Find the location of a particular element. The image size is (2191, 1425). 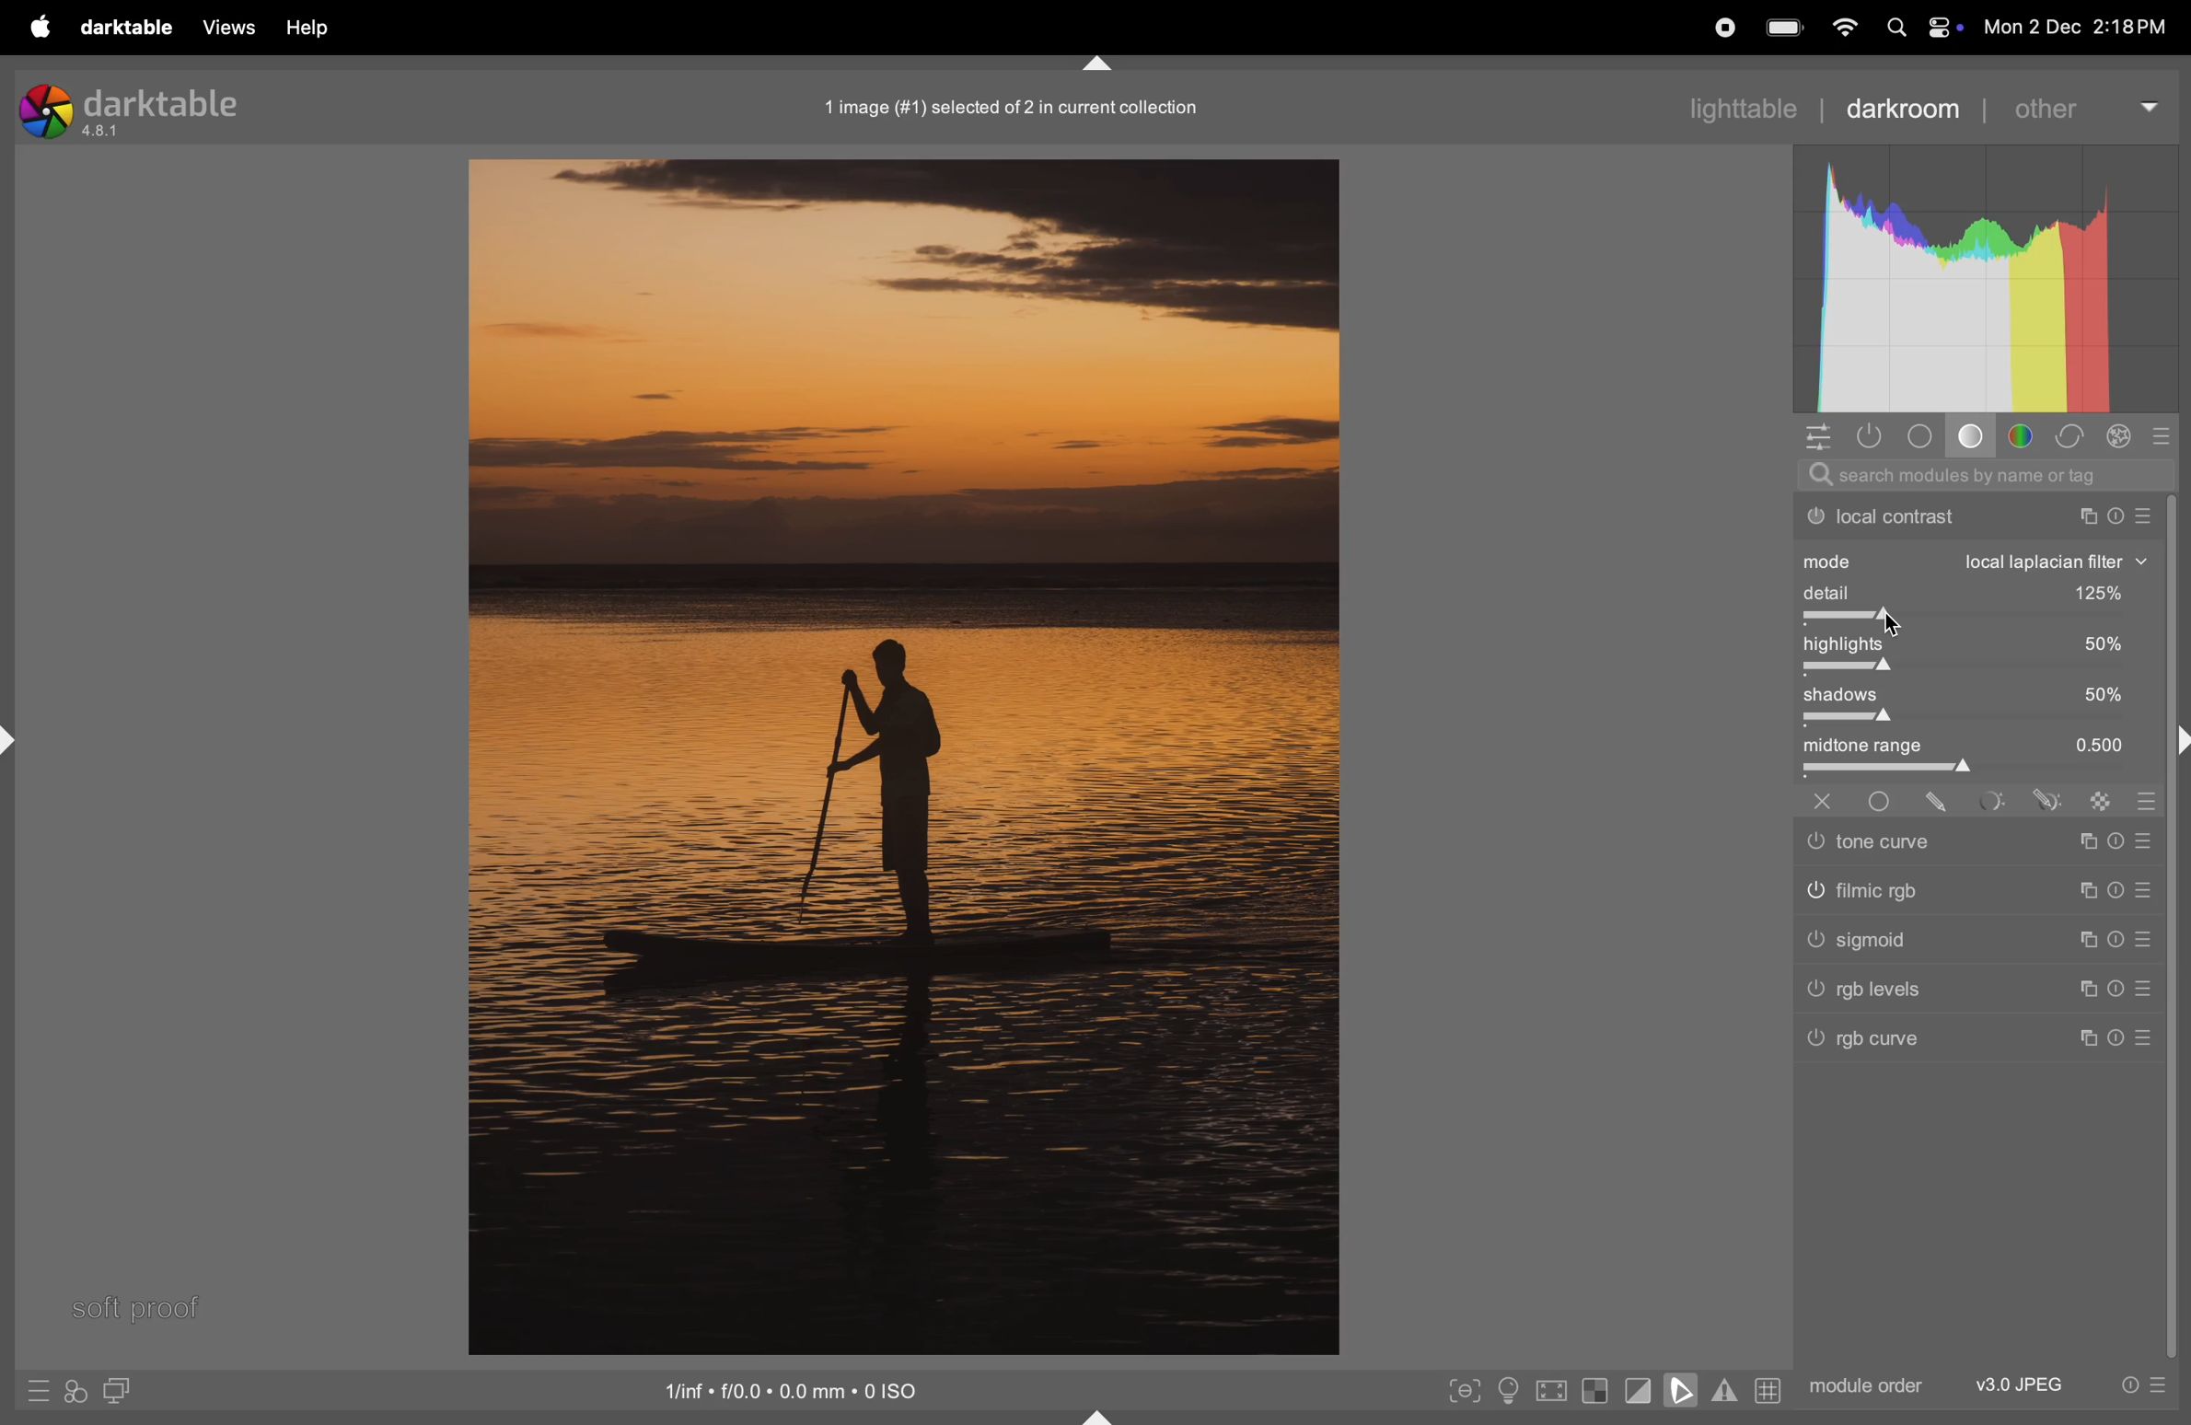

 is located at coordinates (1825, 799).